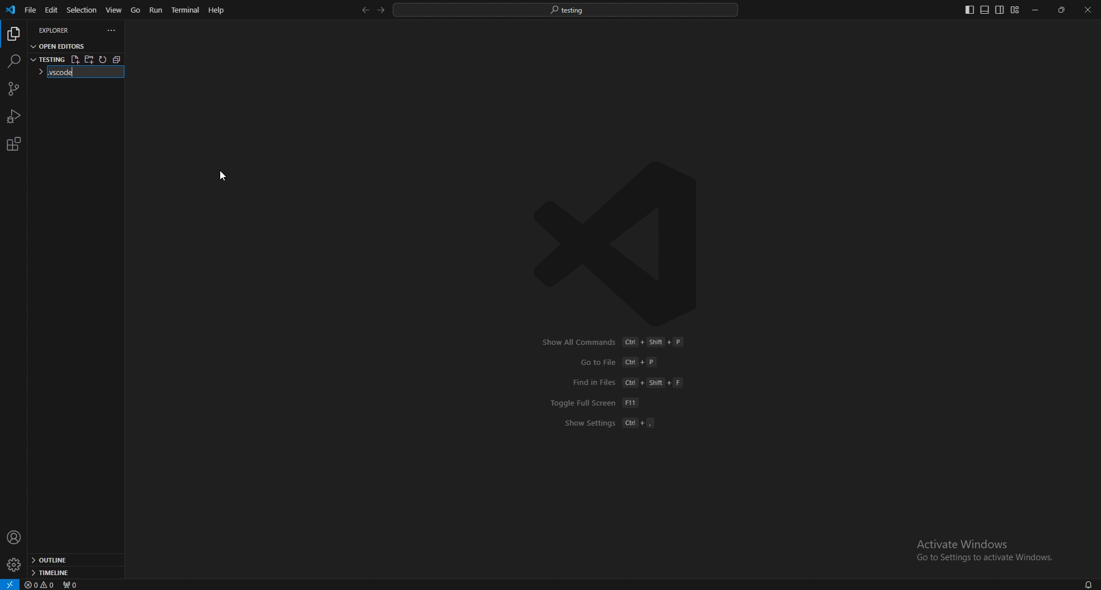 This screenshot has height=590, width=1101. I want to click on source code, so click(13, 89).